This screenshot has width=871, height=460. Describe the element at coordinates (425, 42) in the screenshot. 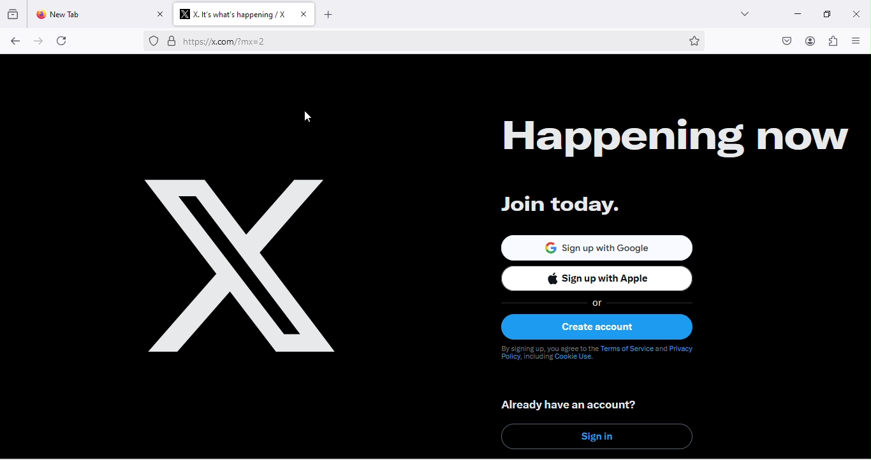

I see `web link` at that location.